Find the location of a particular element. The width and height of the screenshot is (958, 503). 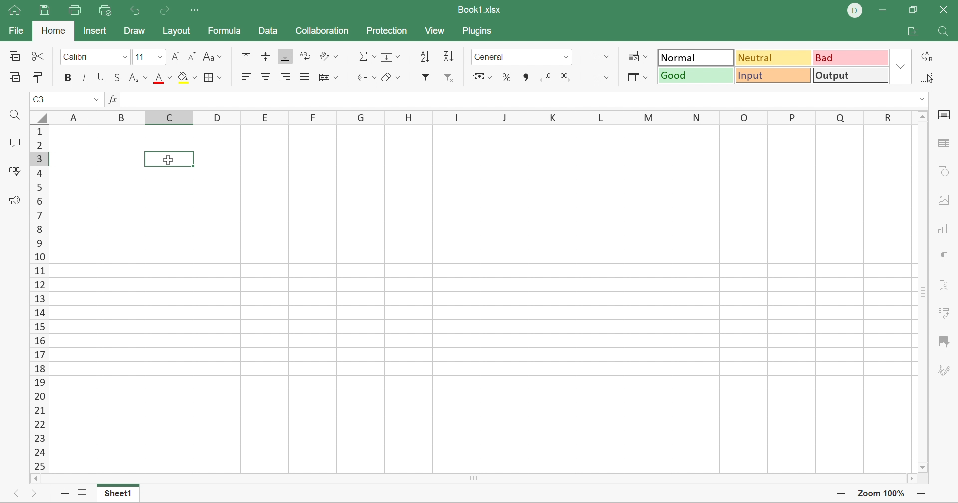

shape settings is located at coordinates (945, 172).